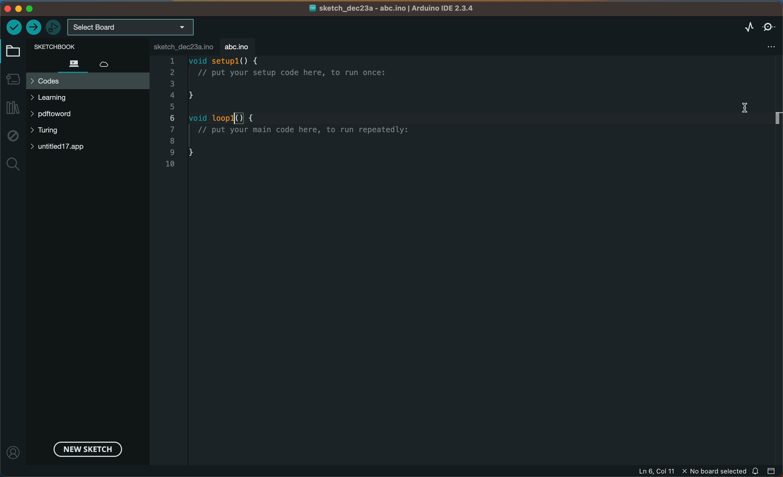 This screenshot has width=783, height=477. I want to click on profile, so click(13, 453).